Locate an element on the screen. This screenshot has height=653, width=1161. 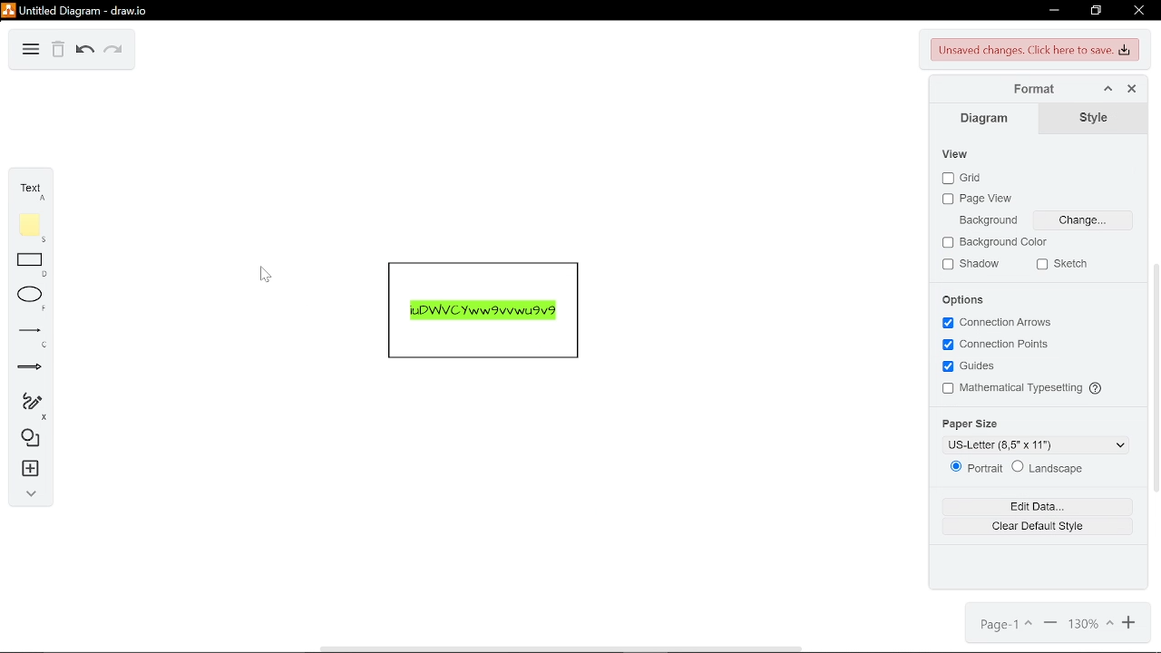
clear default style is located at coordinates (1036, 506).